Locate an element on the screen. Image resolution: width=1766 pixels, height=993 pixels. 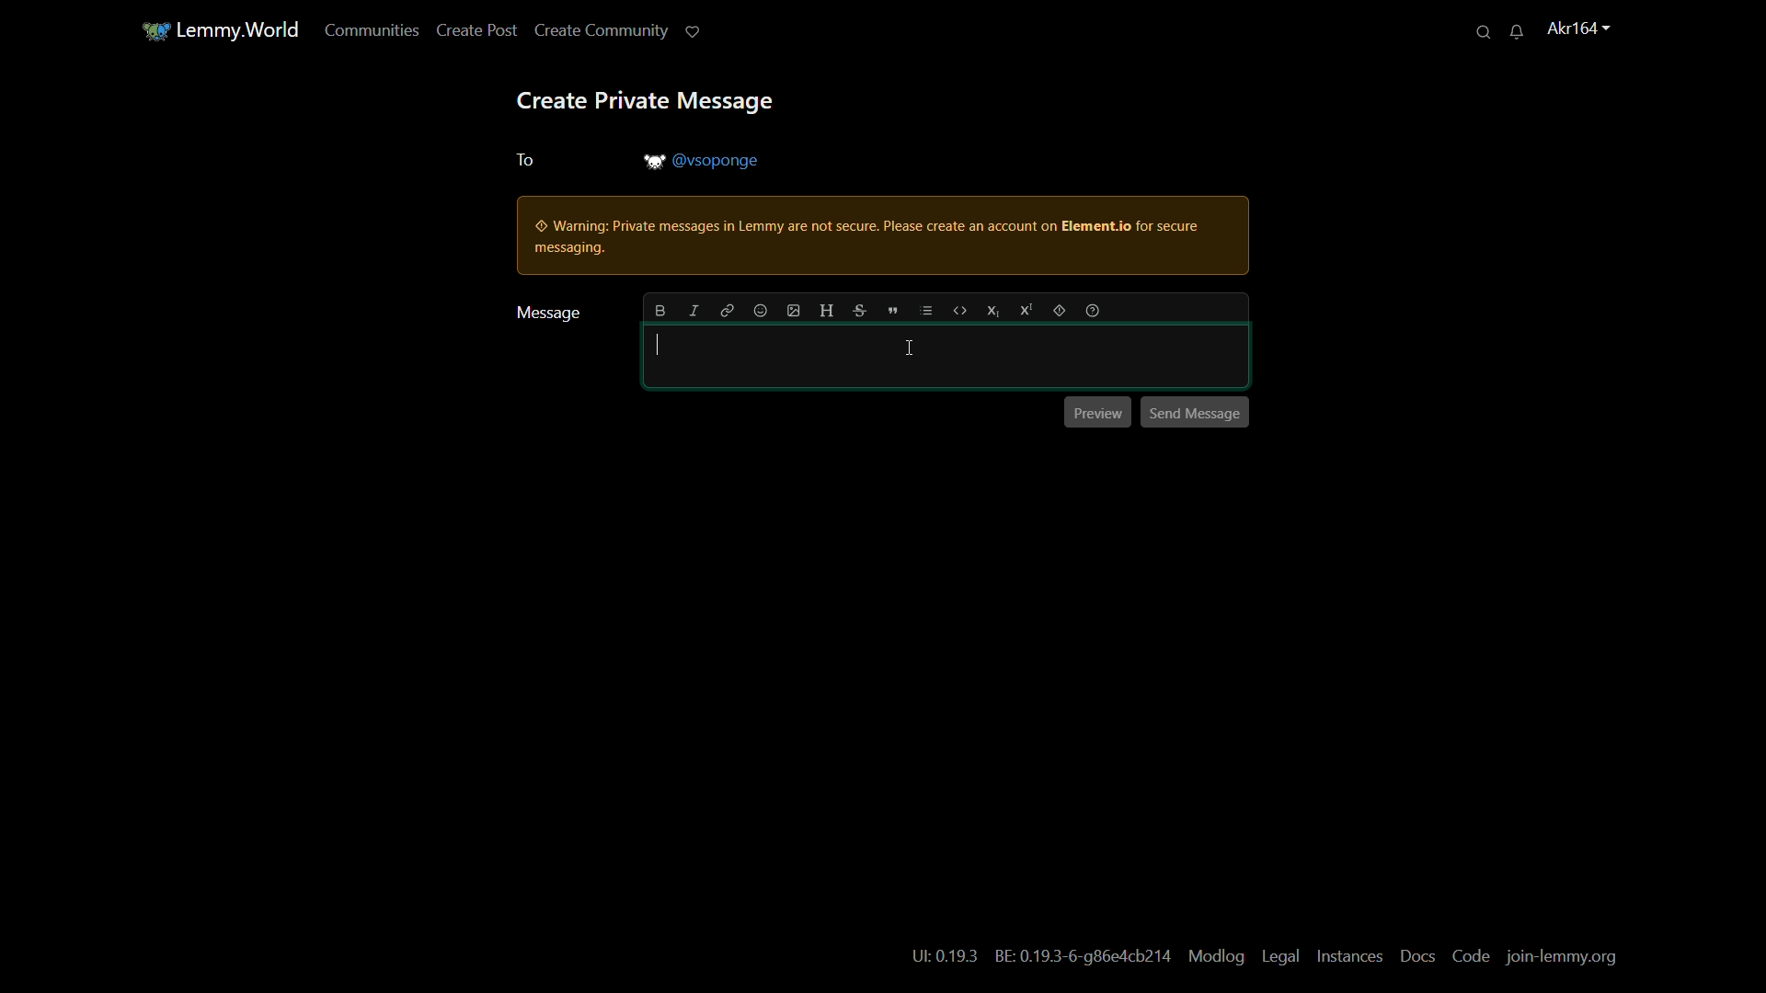
strikethrough is located at coordinates (857, 309).